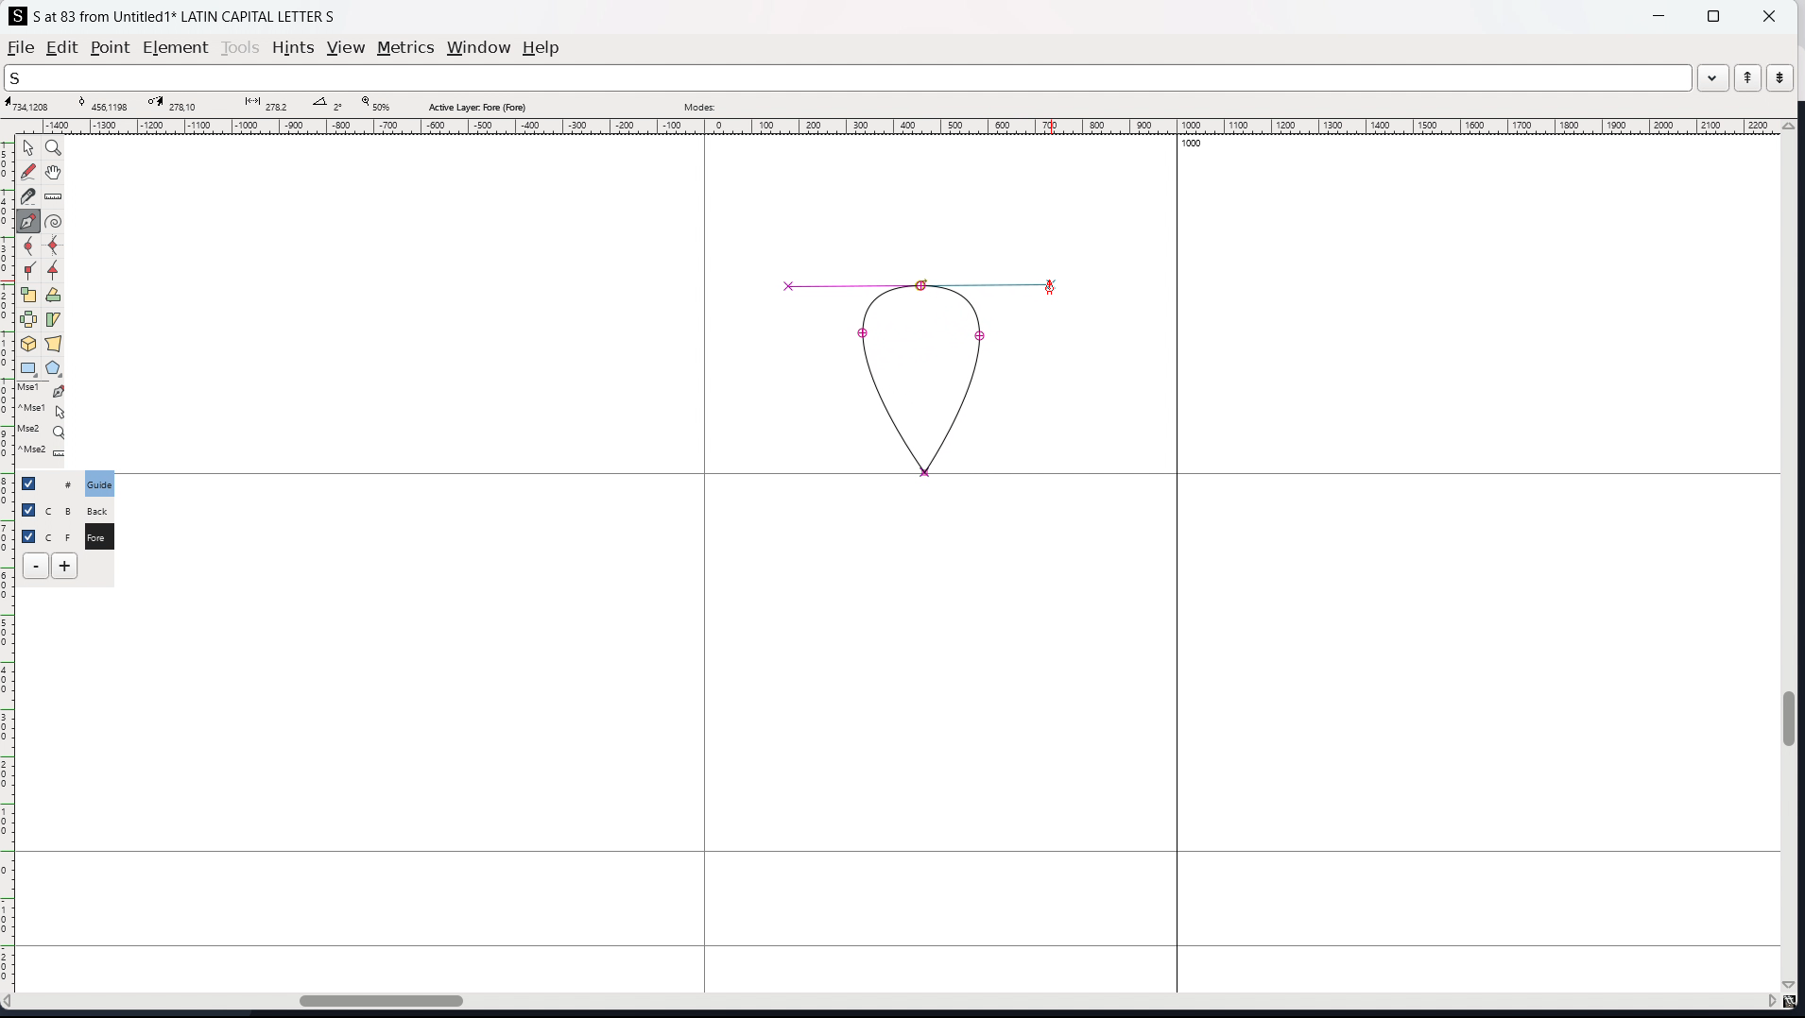 Image resolution: width=1805 pixels, height=1018 pixels. What do you see at coordinates (1767, 15) in the screenshot?
I see `close` at bounding box center [1767, 15].